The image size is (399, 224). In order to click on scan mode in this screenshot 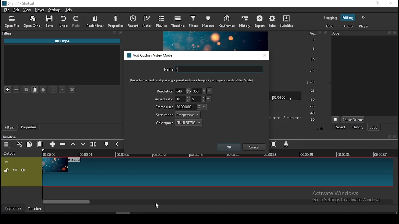, I will do `click(178, 115)`.